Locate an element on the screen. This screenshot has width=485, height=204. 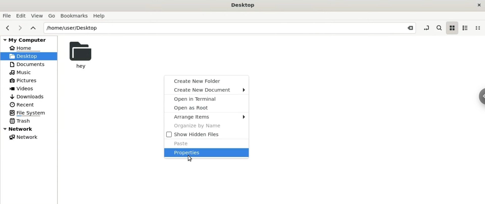
toggle location entry is located at coordinates (427, 28).